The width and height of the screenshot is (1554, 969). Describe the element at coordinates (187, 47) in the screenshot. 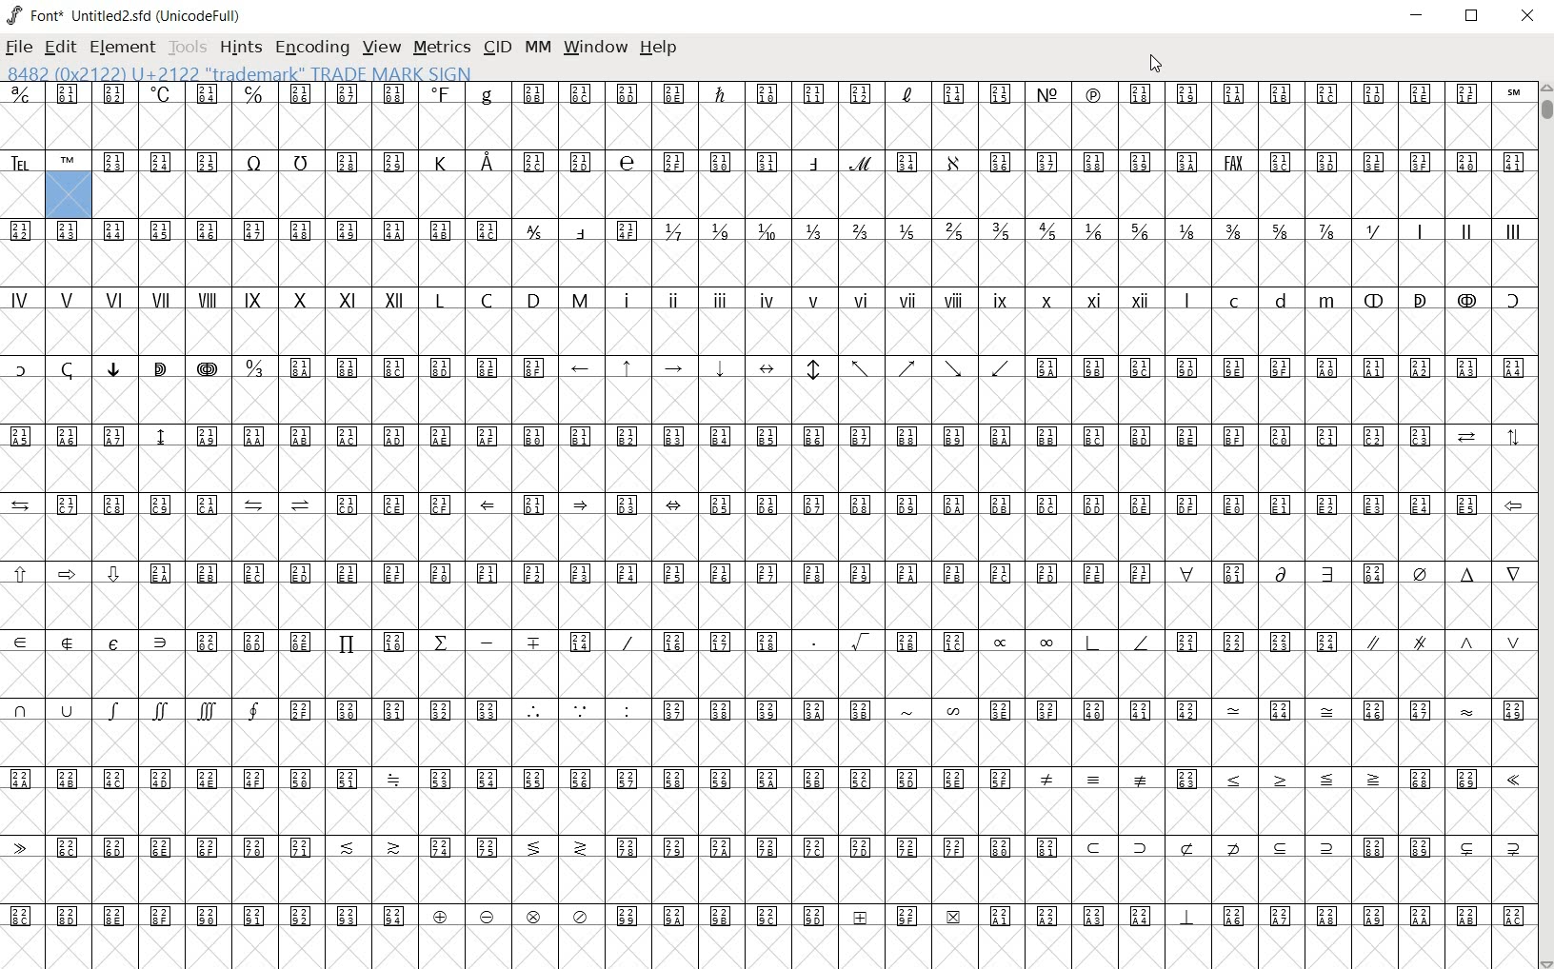

I see `TOOLS` at that location.